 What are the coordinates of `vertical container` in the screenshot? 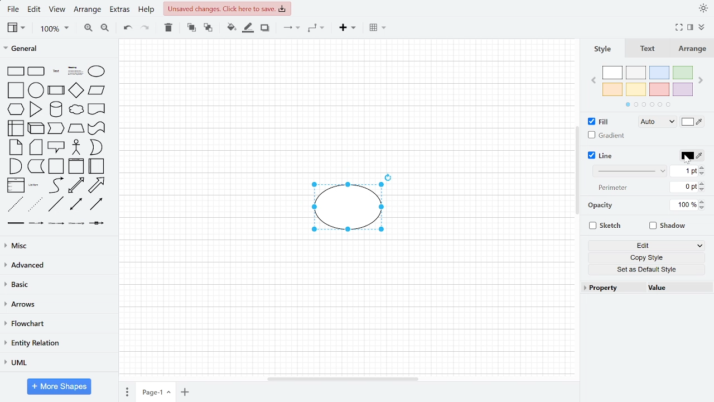 It's located at (76, 166).